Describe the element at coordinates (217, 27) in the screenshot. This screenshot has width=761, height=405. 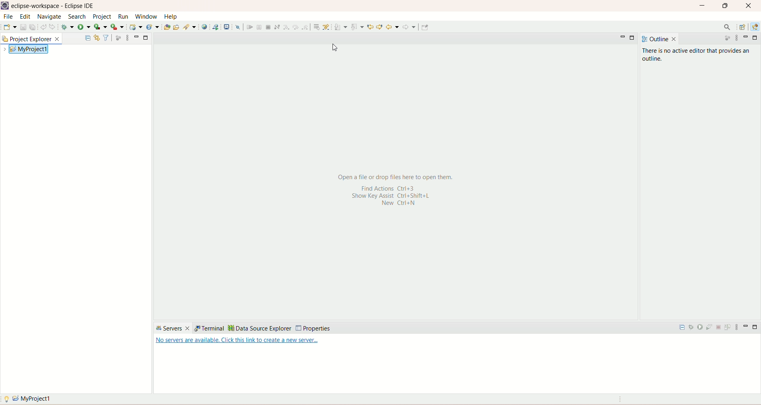
I see `launch a web service project` at that location.